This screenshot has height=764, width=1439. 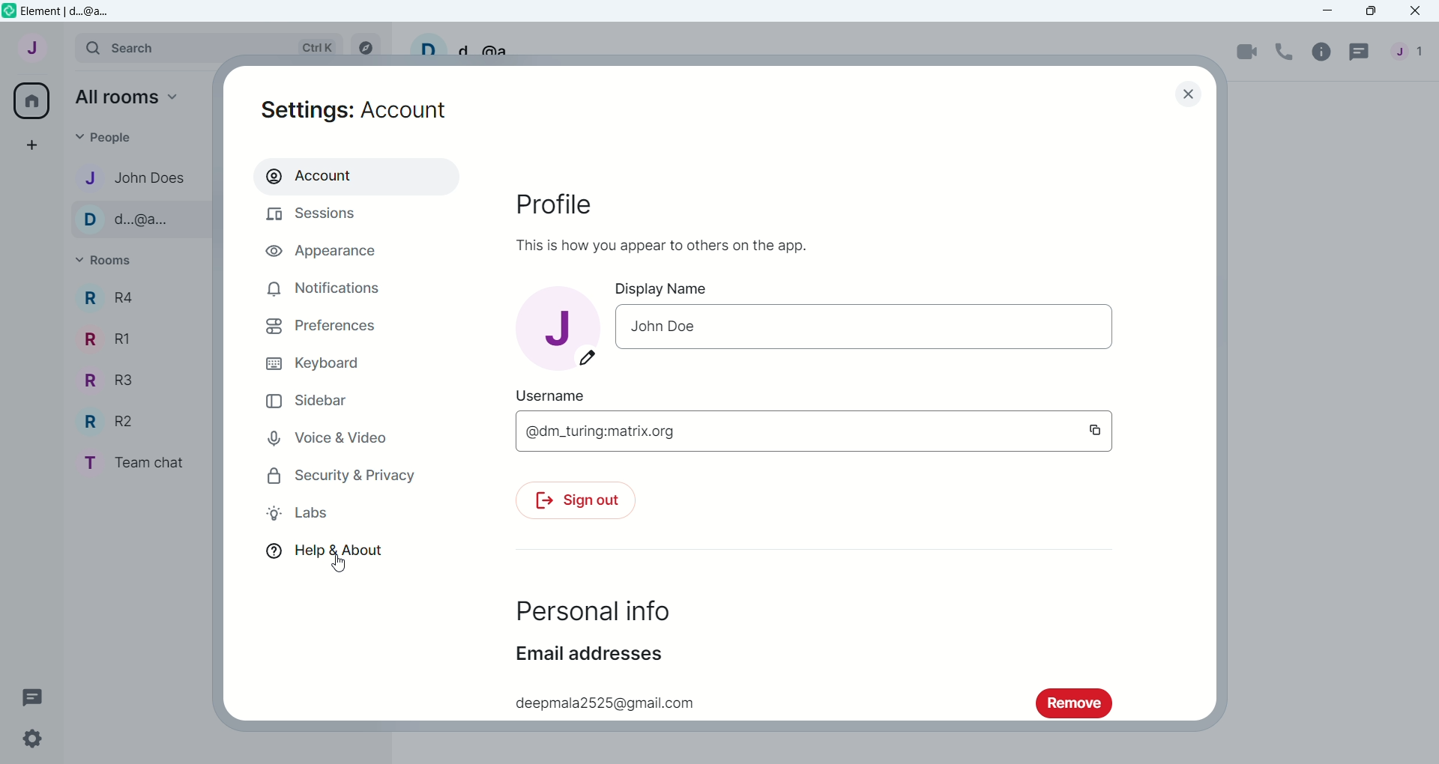 I want to click on Explore rooms, so click(x=365, y=46).